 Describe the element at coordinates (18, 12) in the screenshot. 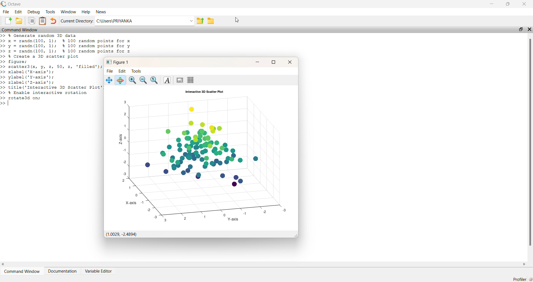

I see `Edit` at that location.